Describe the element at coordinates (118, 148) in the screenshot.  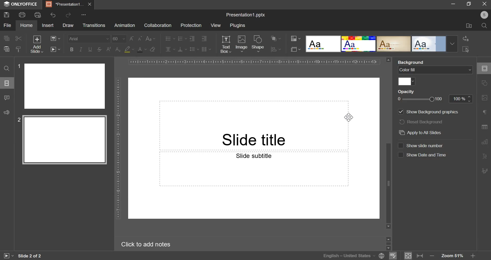
I see `vertical scale` at that location.